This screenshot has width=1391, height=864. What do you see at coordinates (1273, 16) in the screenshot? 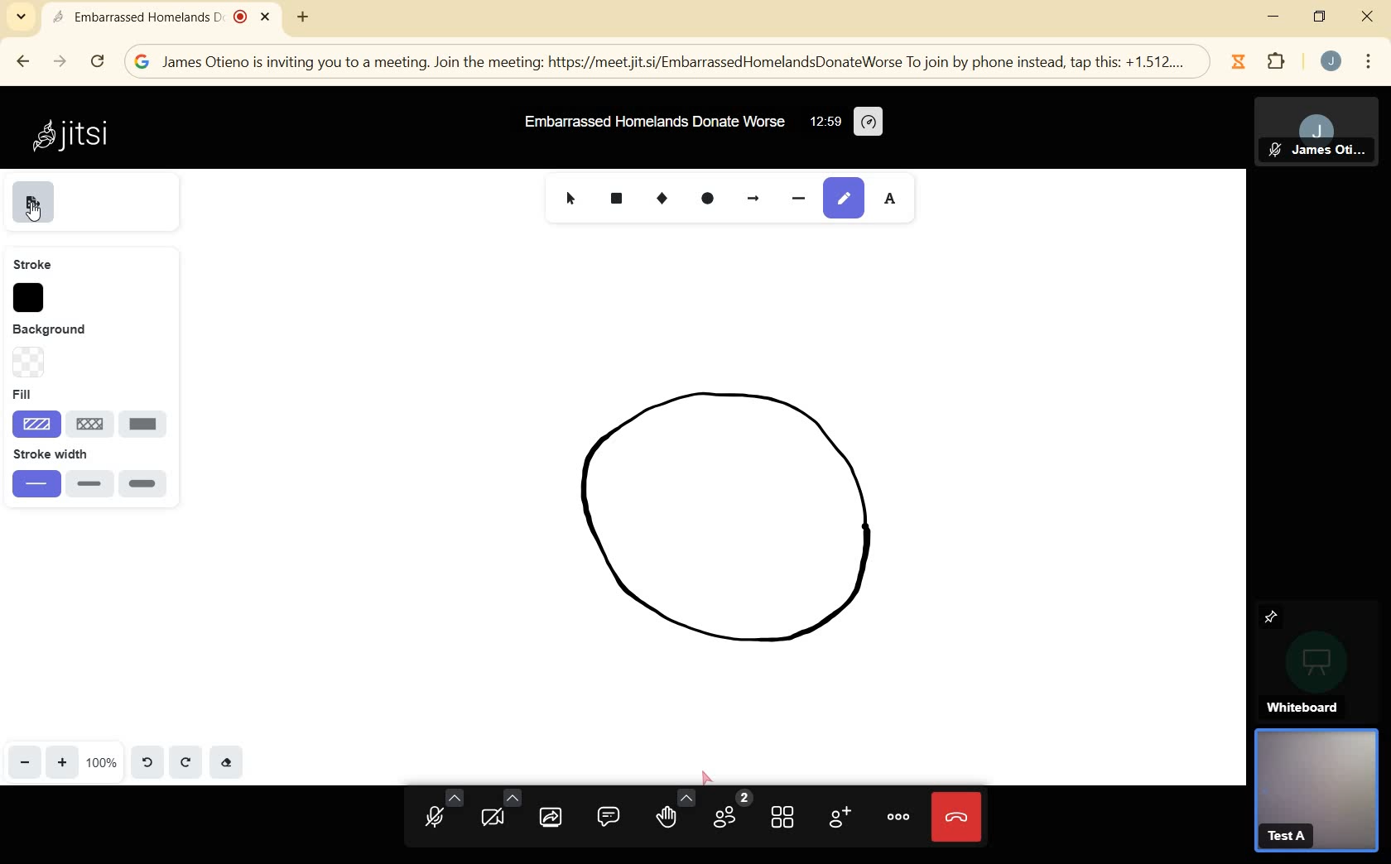
I see `minimize` at bounding box center [1273, 16].